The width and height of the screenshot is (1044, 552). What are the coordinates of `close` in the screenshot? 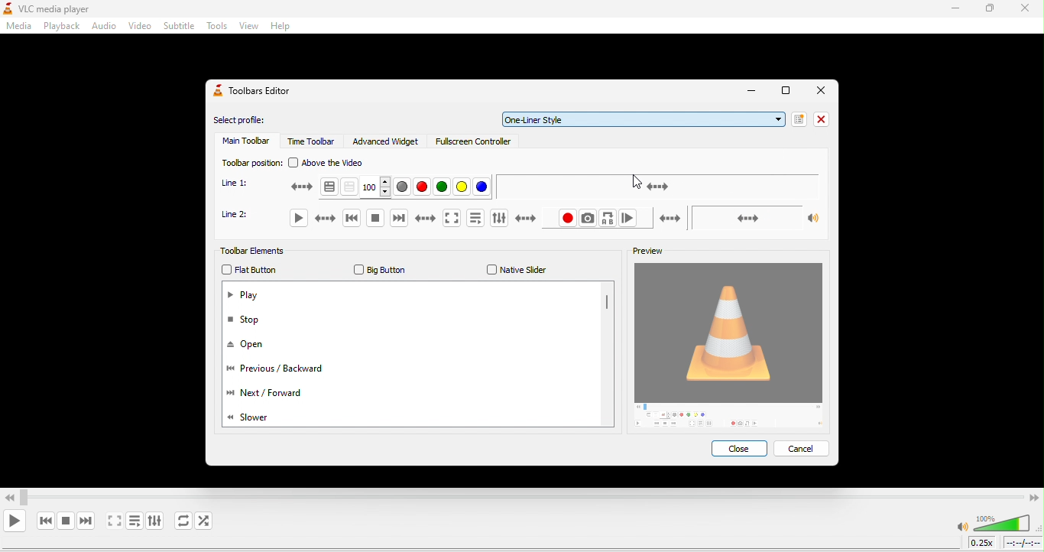 It's located at (819, 91).